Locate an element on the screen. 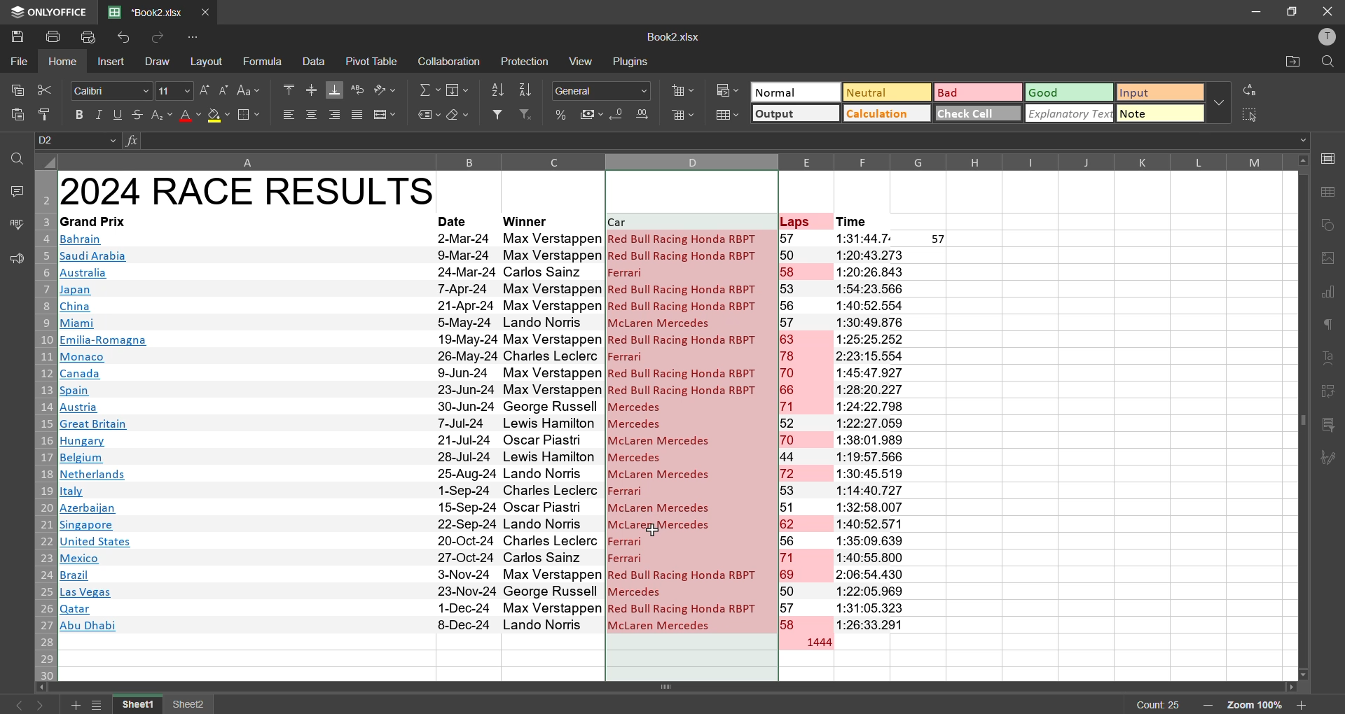  summation is located at coordinates (429, 90).